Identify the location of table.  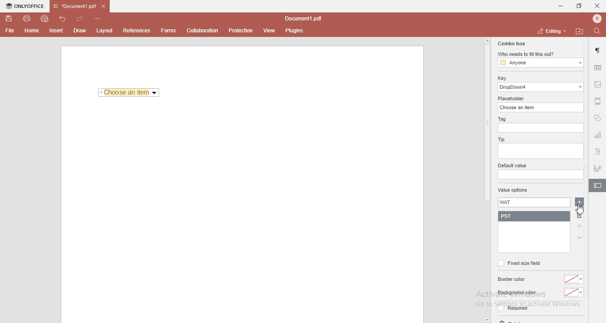
(598, 67).